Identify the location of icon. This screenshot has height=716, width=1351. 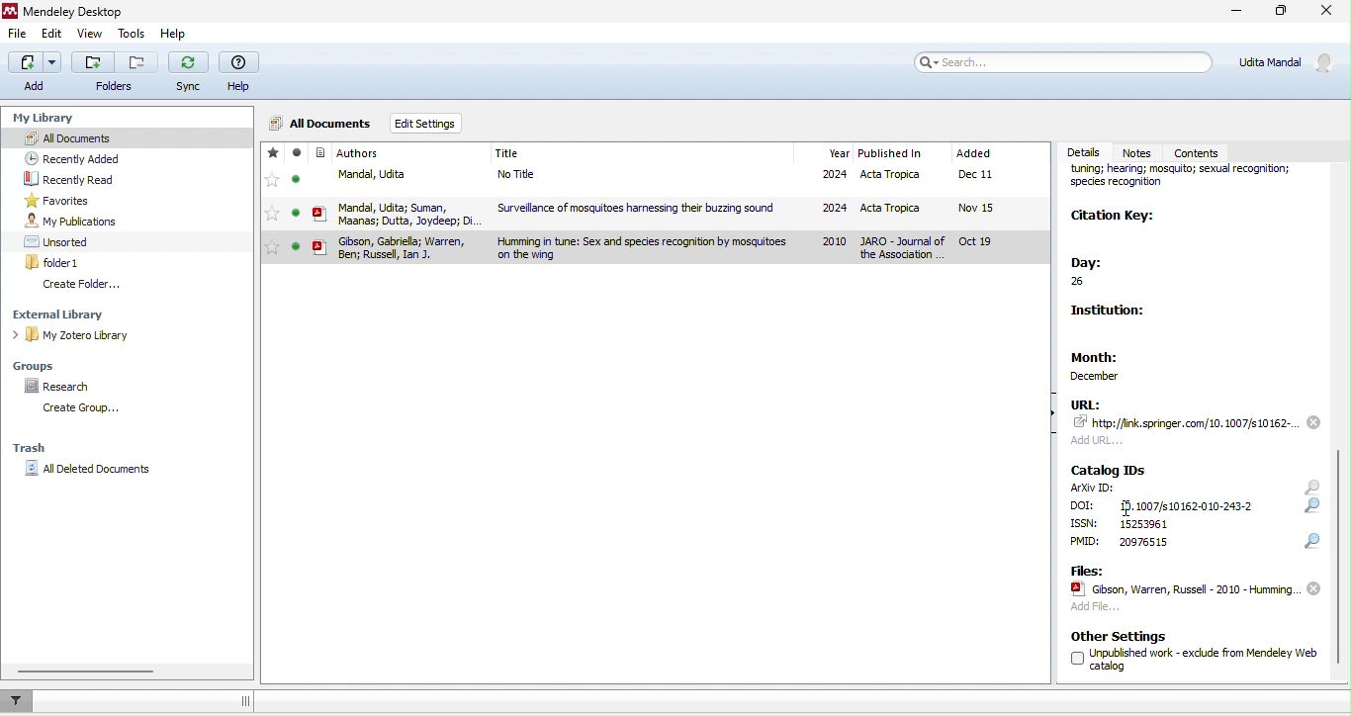
(320, 185).